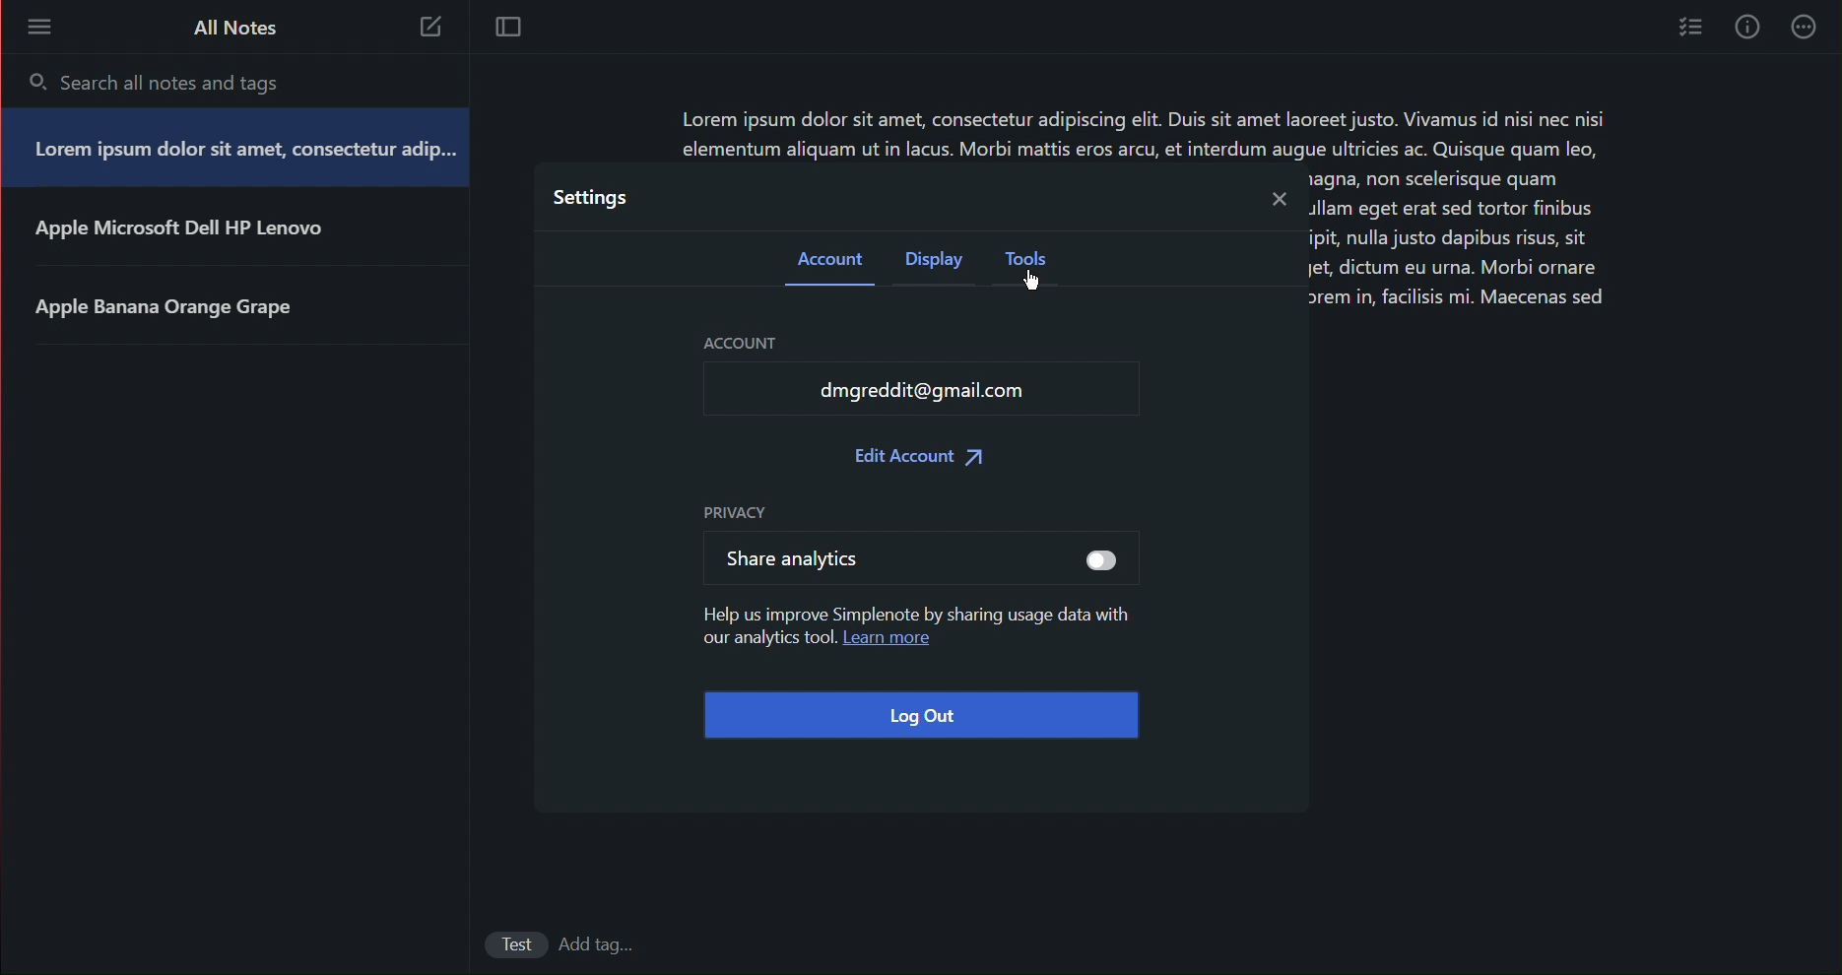 This screenshot has width=1842, height=975. Describe the element at coordinates (511, 30) in the screenshot. I see `Focus Mode` at that location.